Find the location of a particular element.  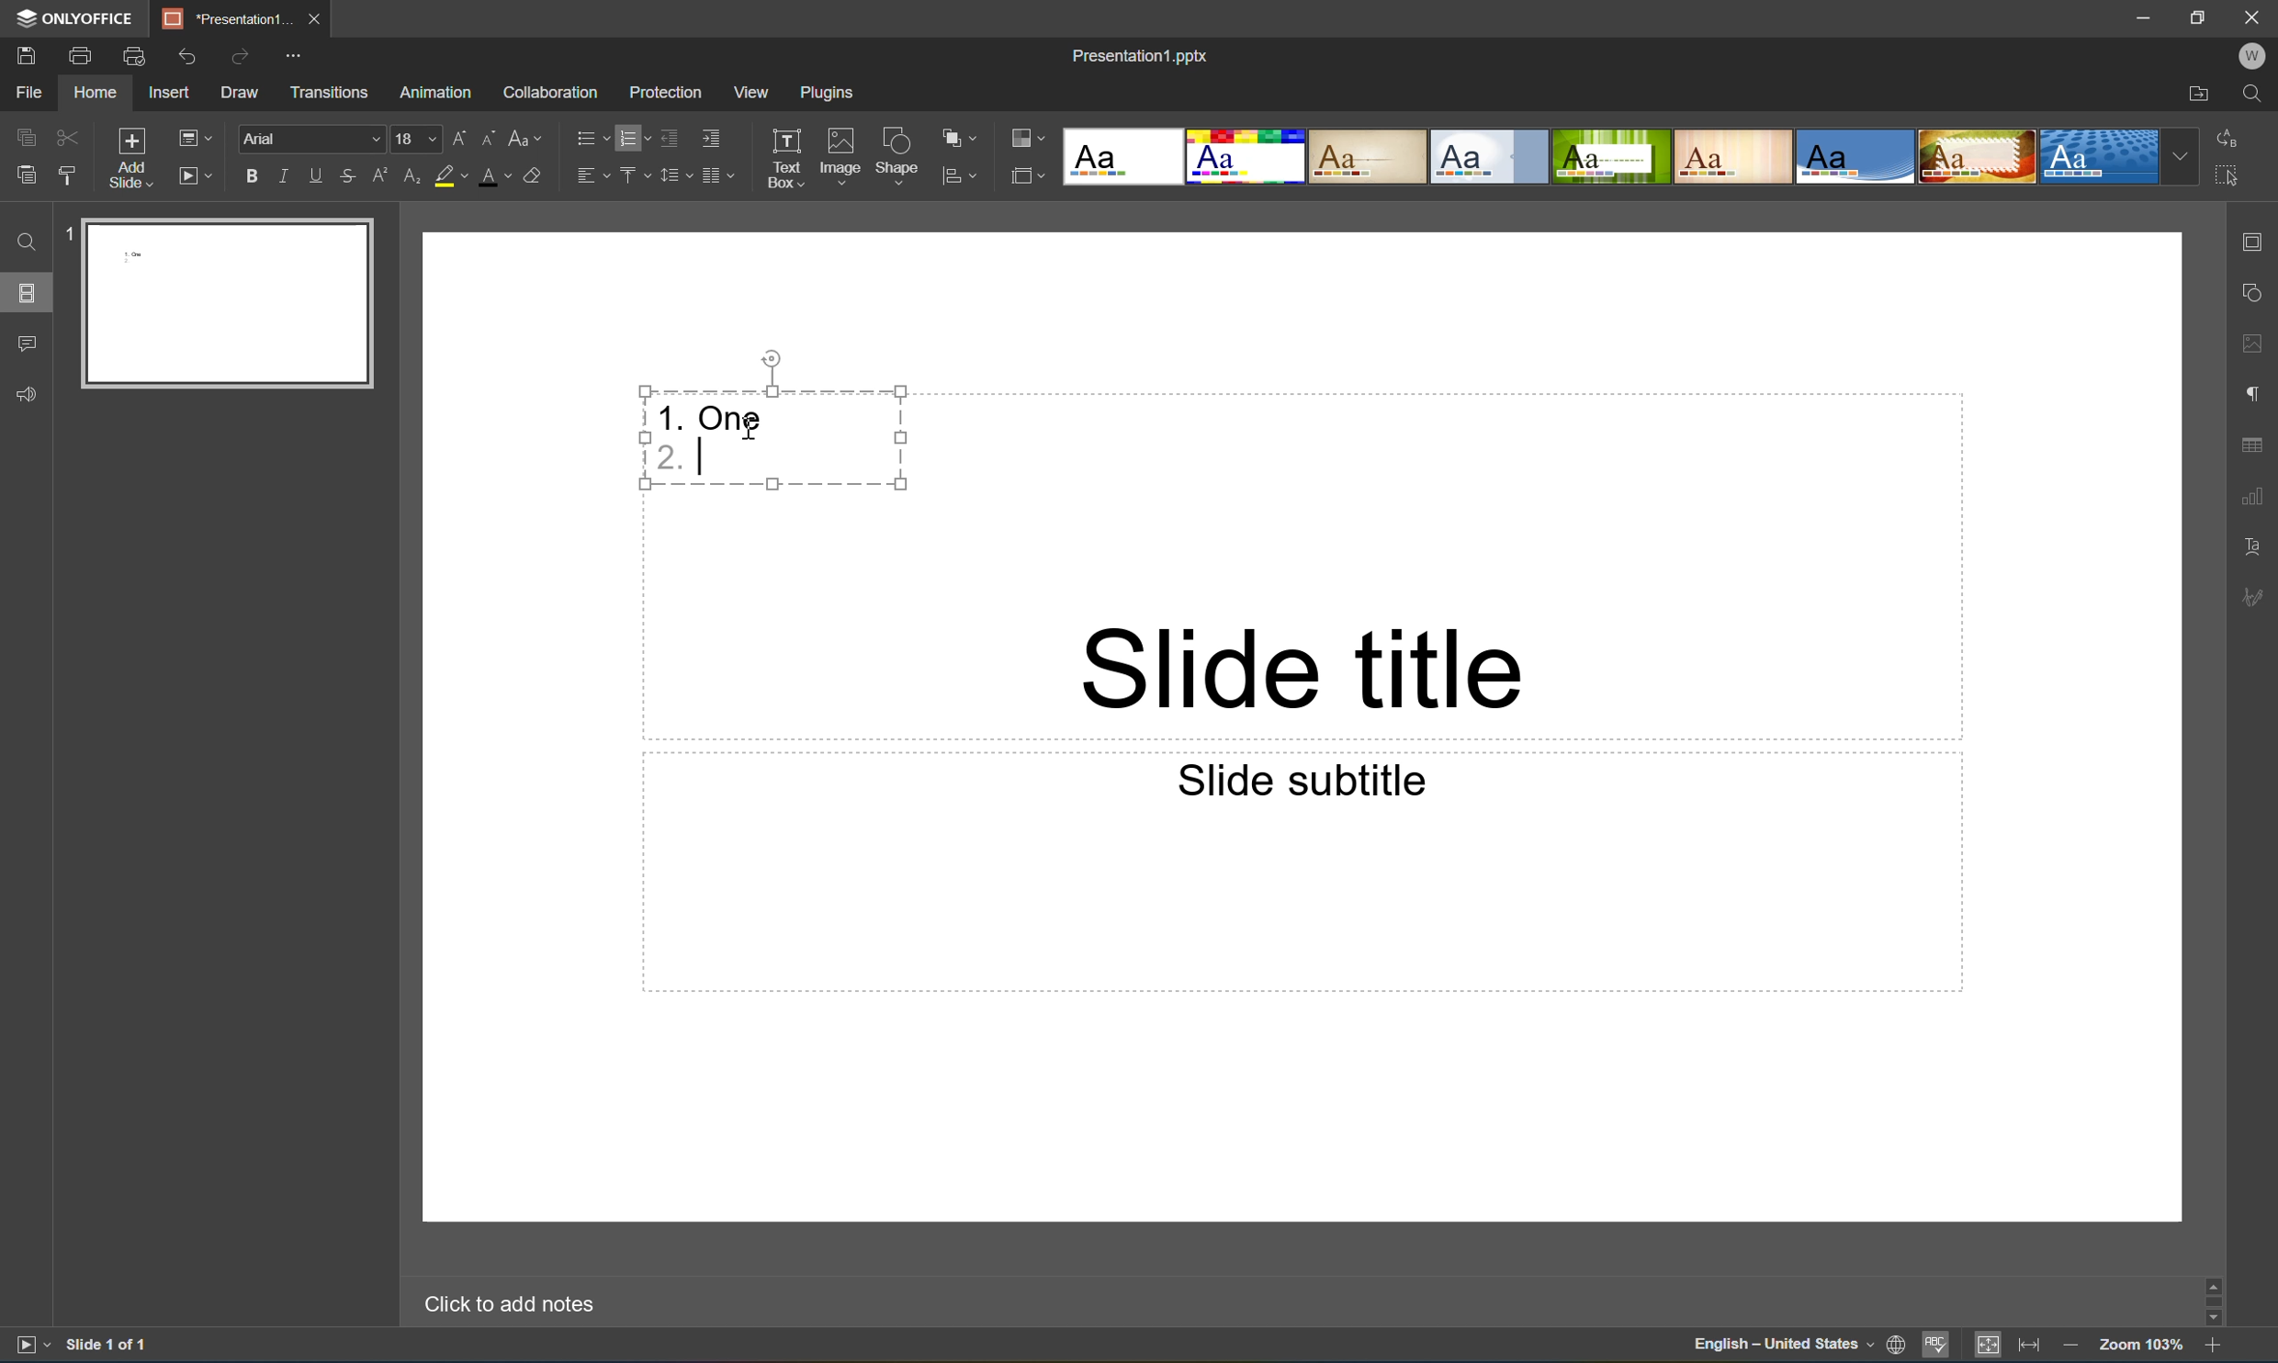

Print file is located at coordinates (83, 58).